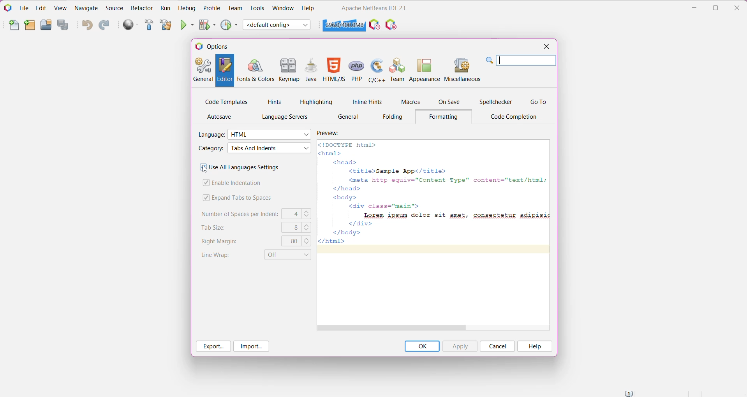 The height and width of the screenshot is (397, 747). I want to click on Source, so click(114, 8).